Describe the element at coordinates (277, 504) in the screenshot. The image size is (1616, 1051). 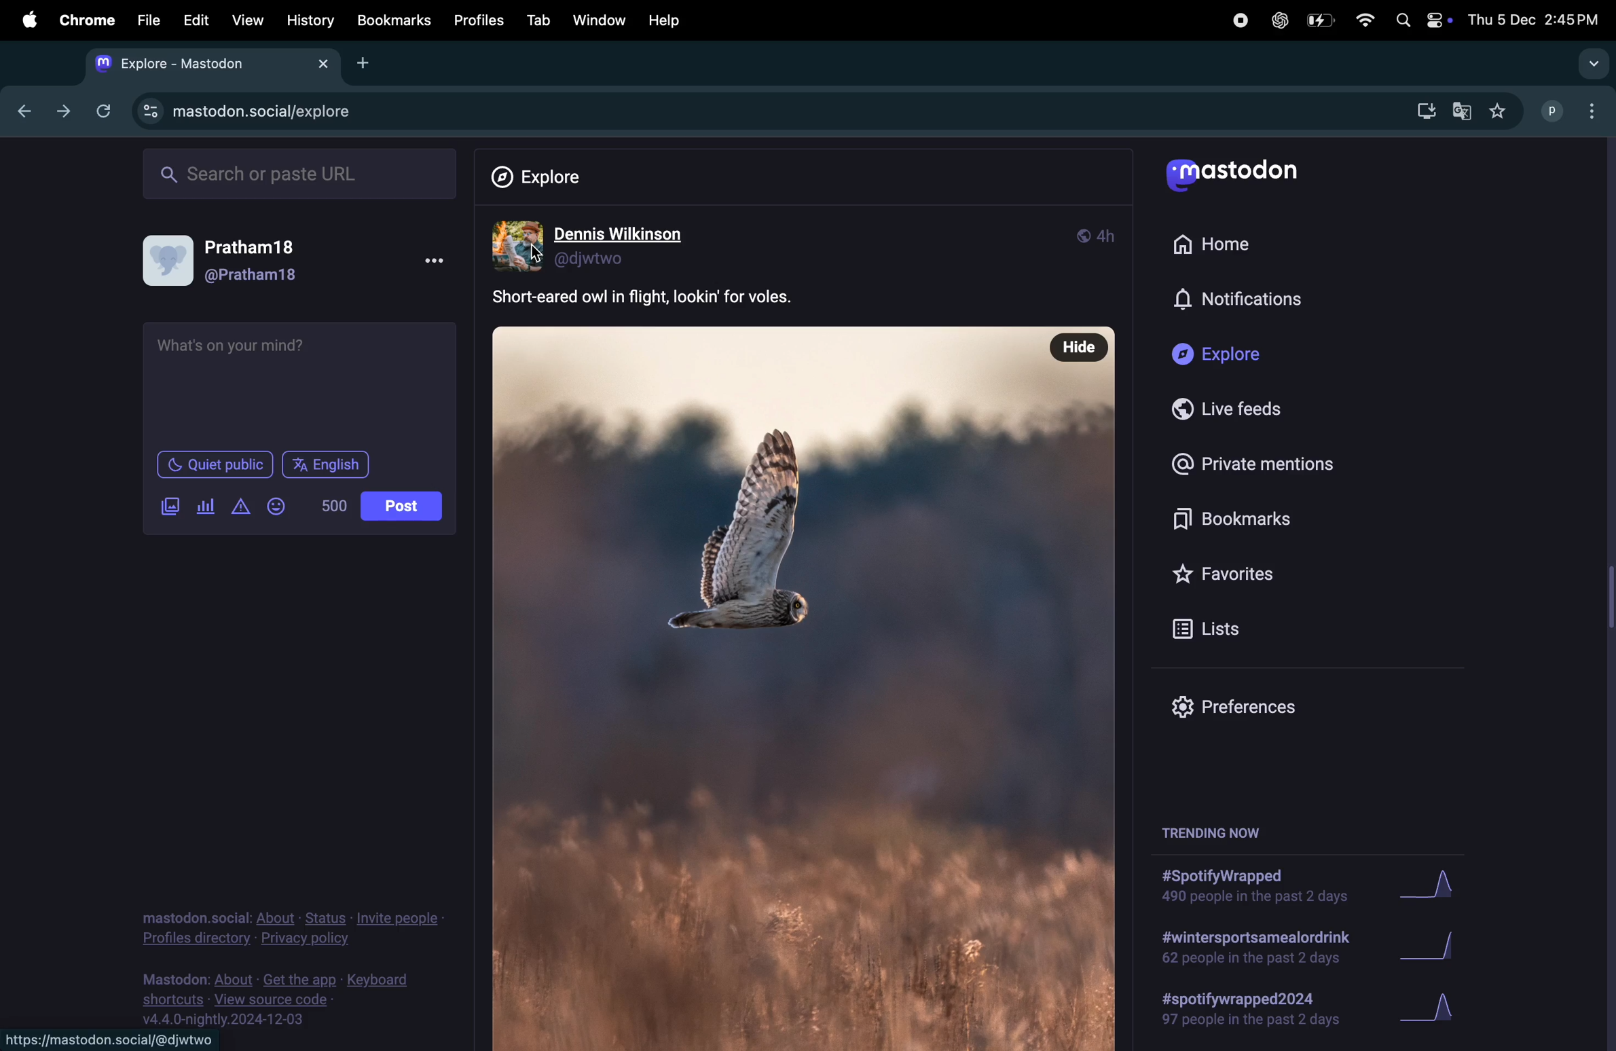
I see `emoji` at that location.